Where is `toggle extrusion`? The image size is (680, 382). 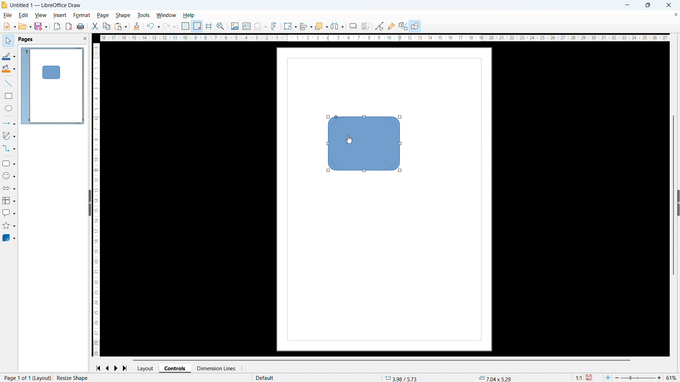
toggle extrusion is located at coordinates (403, 26).